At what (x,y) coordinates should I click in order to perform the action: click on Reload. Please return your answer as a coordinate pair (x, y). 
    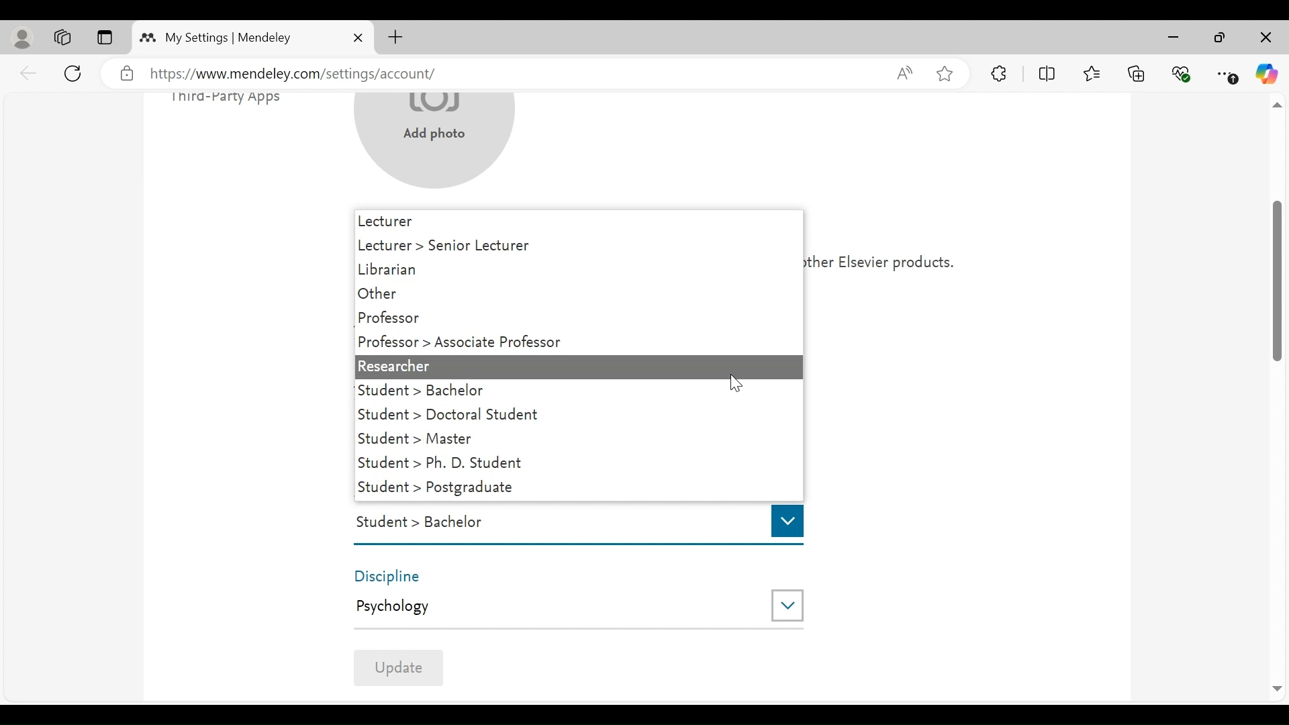
    Looking at the image, I should click on (75, 72).